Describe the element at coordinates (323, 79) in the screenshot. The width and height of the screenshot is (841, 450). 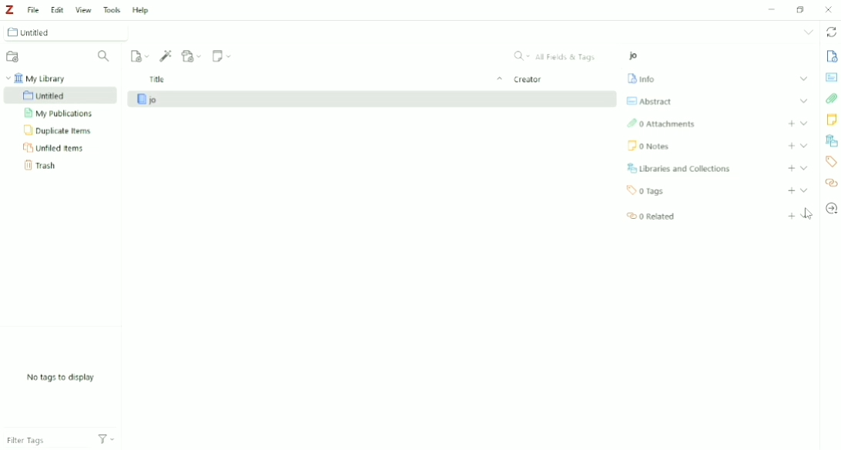
I see `Title` at that location.